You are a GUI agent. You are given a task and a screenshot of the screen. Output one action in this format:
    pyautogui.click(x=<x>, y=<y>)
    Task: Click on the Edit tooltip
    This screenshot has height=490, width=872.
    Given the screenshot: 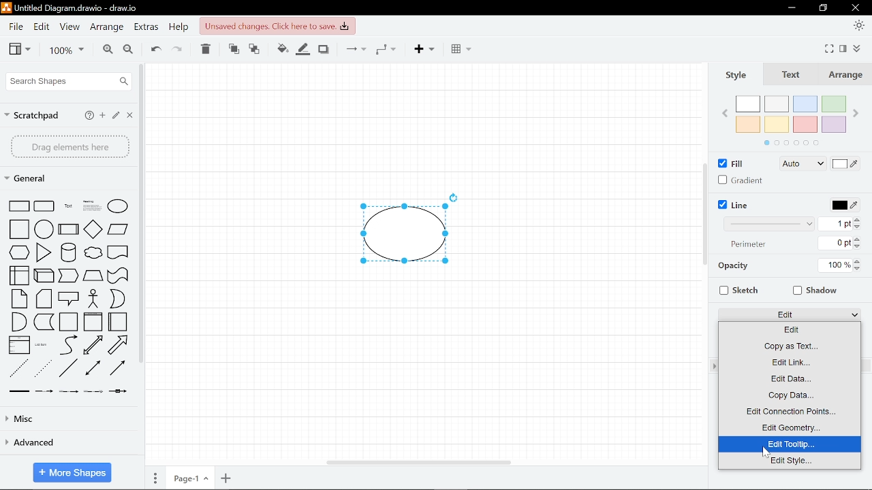 What is the action you would take?
    pyautogui.click(x=790, y=444)
    